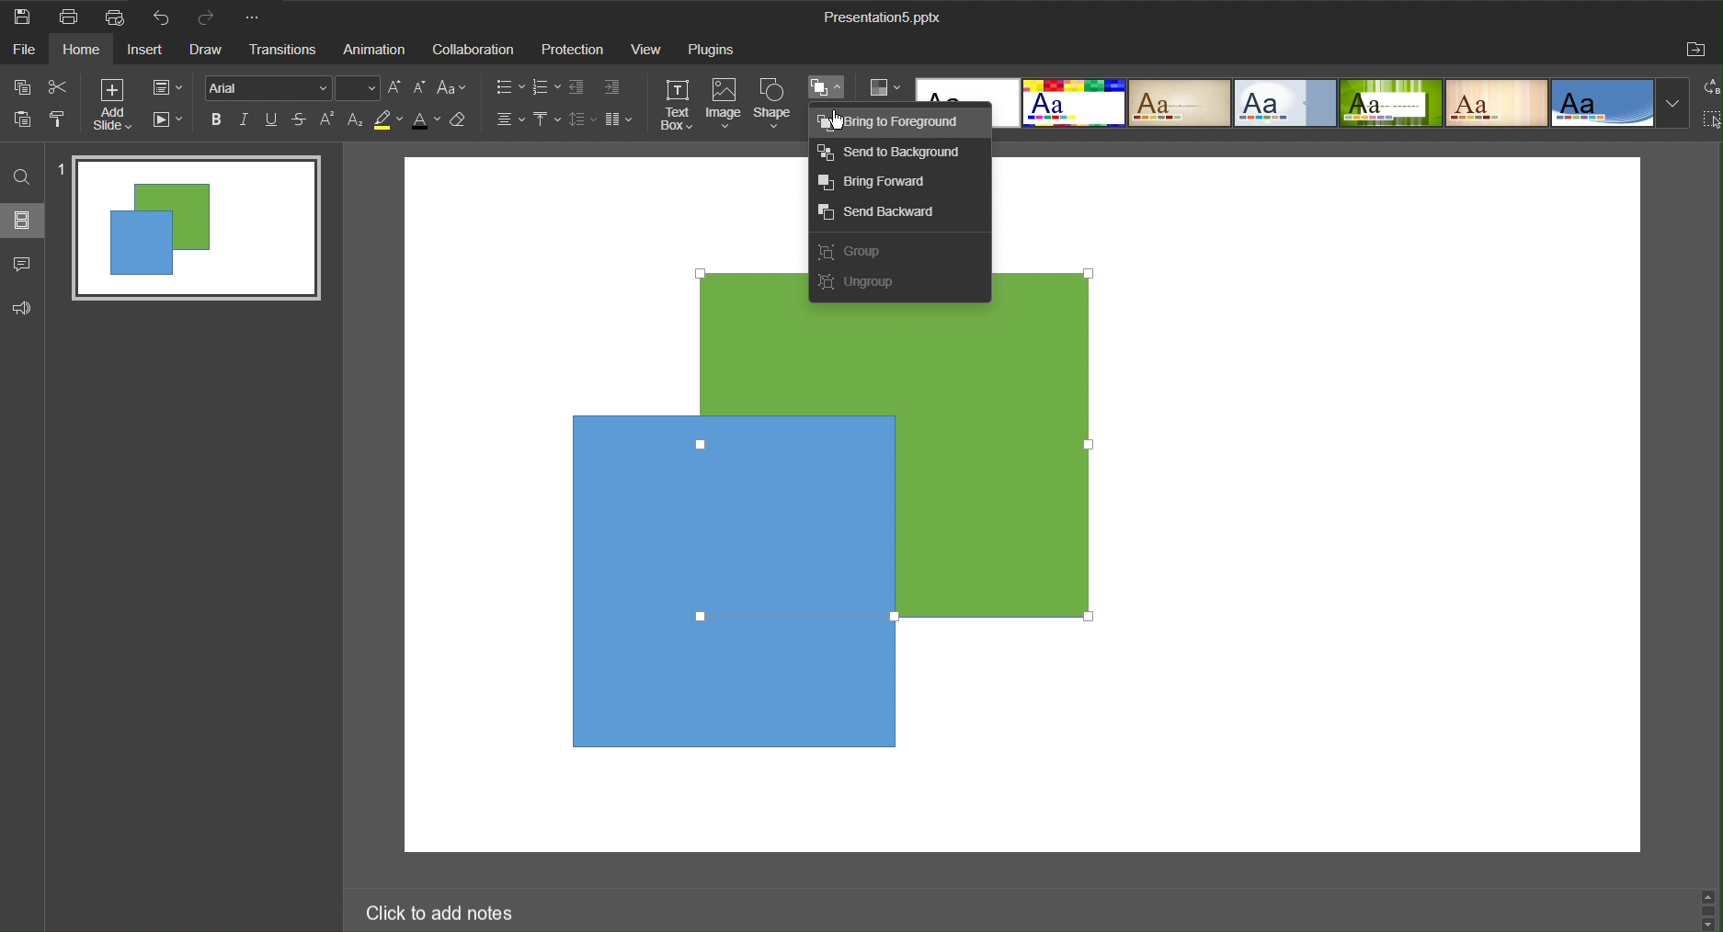 This screenshot has width=1723, height=932. What do you see at coordinates (833, 540) in the screenshot?
I see `shapes` at bounding box center [833, 540].